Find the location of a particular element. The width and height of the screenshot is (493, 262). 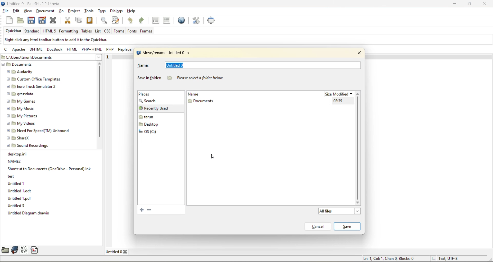

open is located at coordinates (20, 21).